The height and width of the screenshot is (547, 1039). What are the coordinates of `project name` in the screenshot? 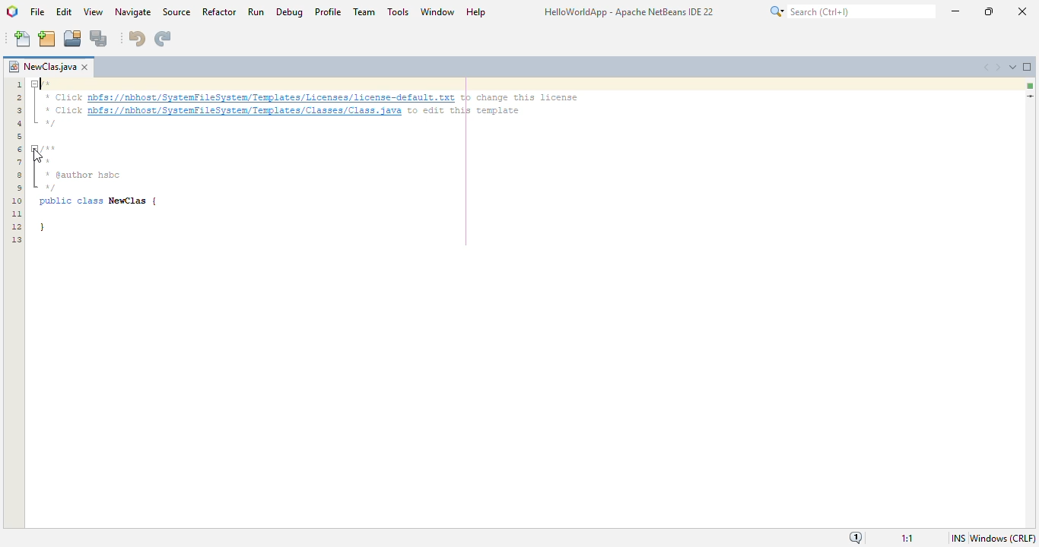 It's located at (42, 67).